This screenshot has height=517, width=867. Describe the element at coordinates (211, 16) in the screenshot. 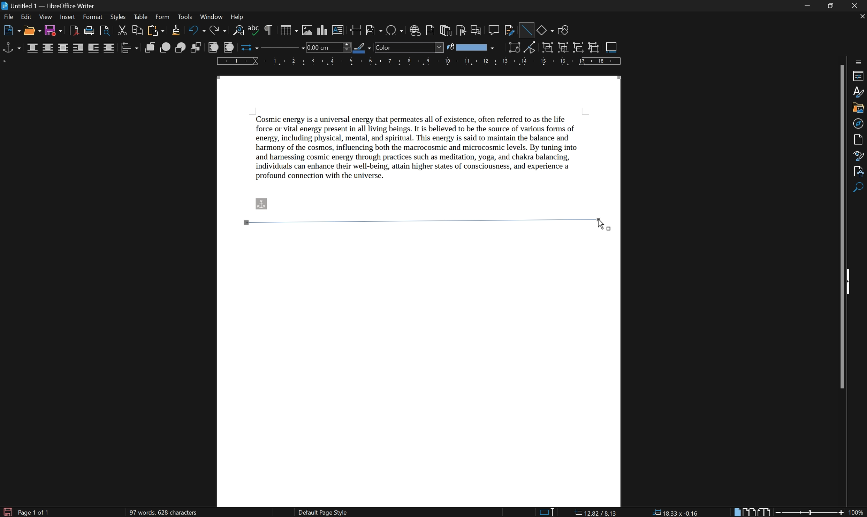

I see `window` at that location.